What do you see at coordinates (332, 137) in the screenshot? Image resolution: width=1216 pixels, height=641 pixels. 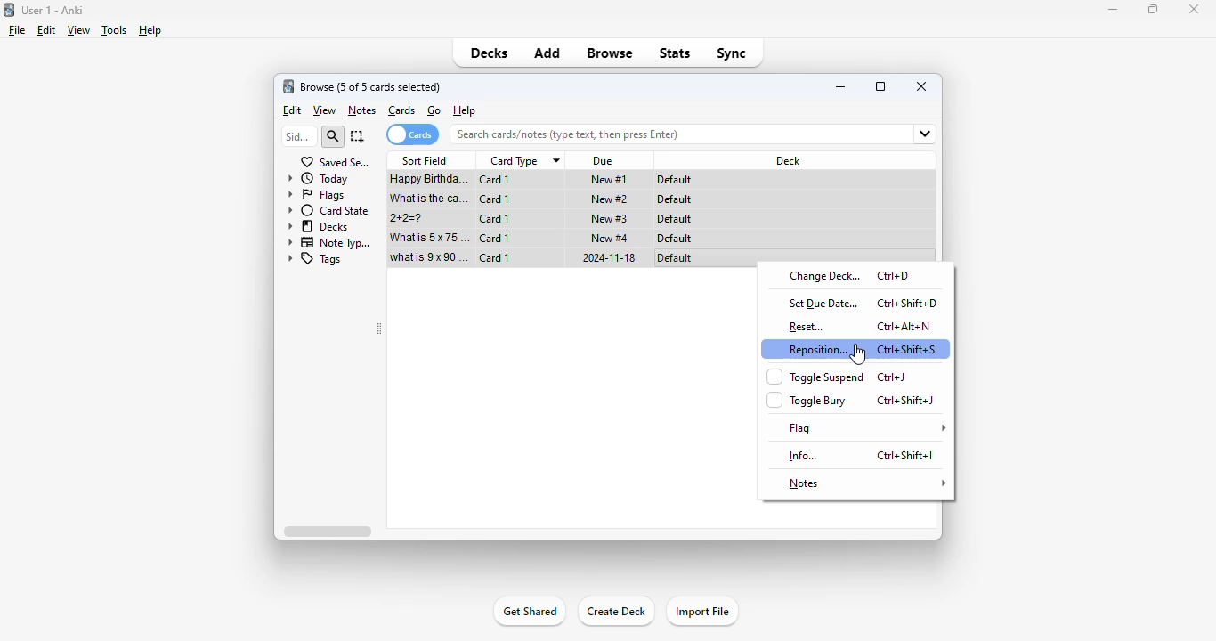 I see `search` at bounding box center [332, 137].